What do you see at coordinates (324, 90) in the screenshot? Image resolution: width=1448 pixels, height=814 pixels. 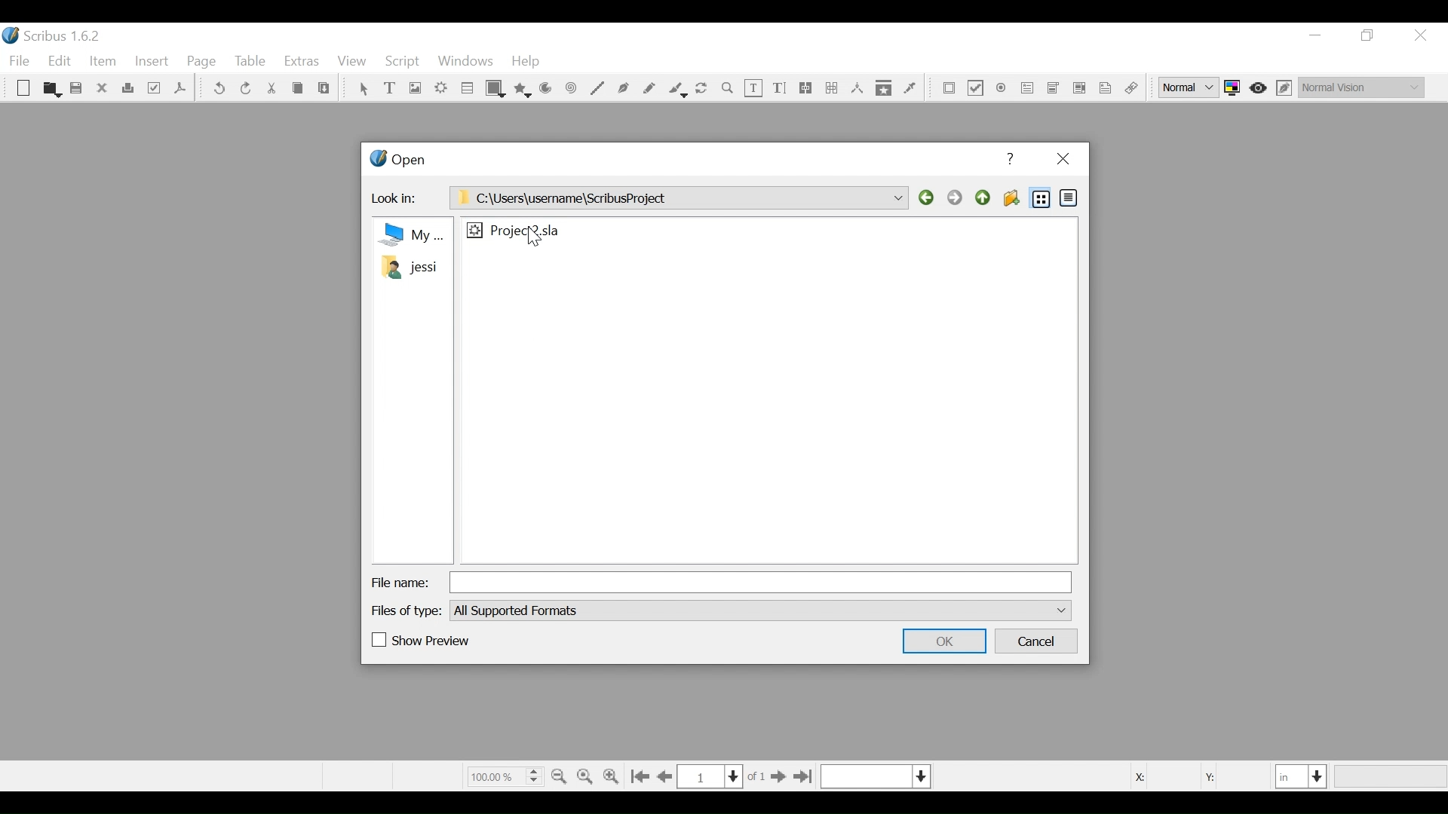 I see `Paste` at bounding box center [324, 90].